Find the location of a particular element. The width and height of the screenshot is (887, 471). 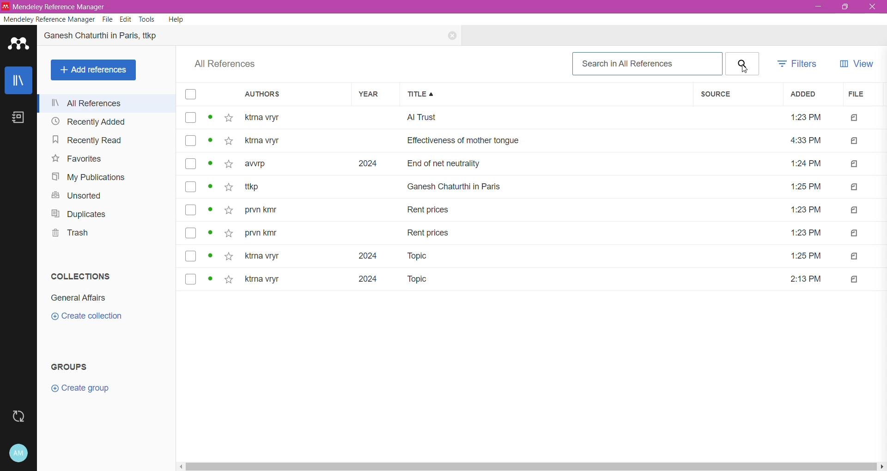

My Publications is located at coordinates (87, 178).